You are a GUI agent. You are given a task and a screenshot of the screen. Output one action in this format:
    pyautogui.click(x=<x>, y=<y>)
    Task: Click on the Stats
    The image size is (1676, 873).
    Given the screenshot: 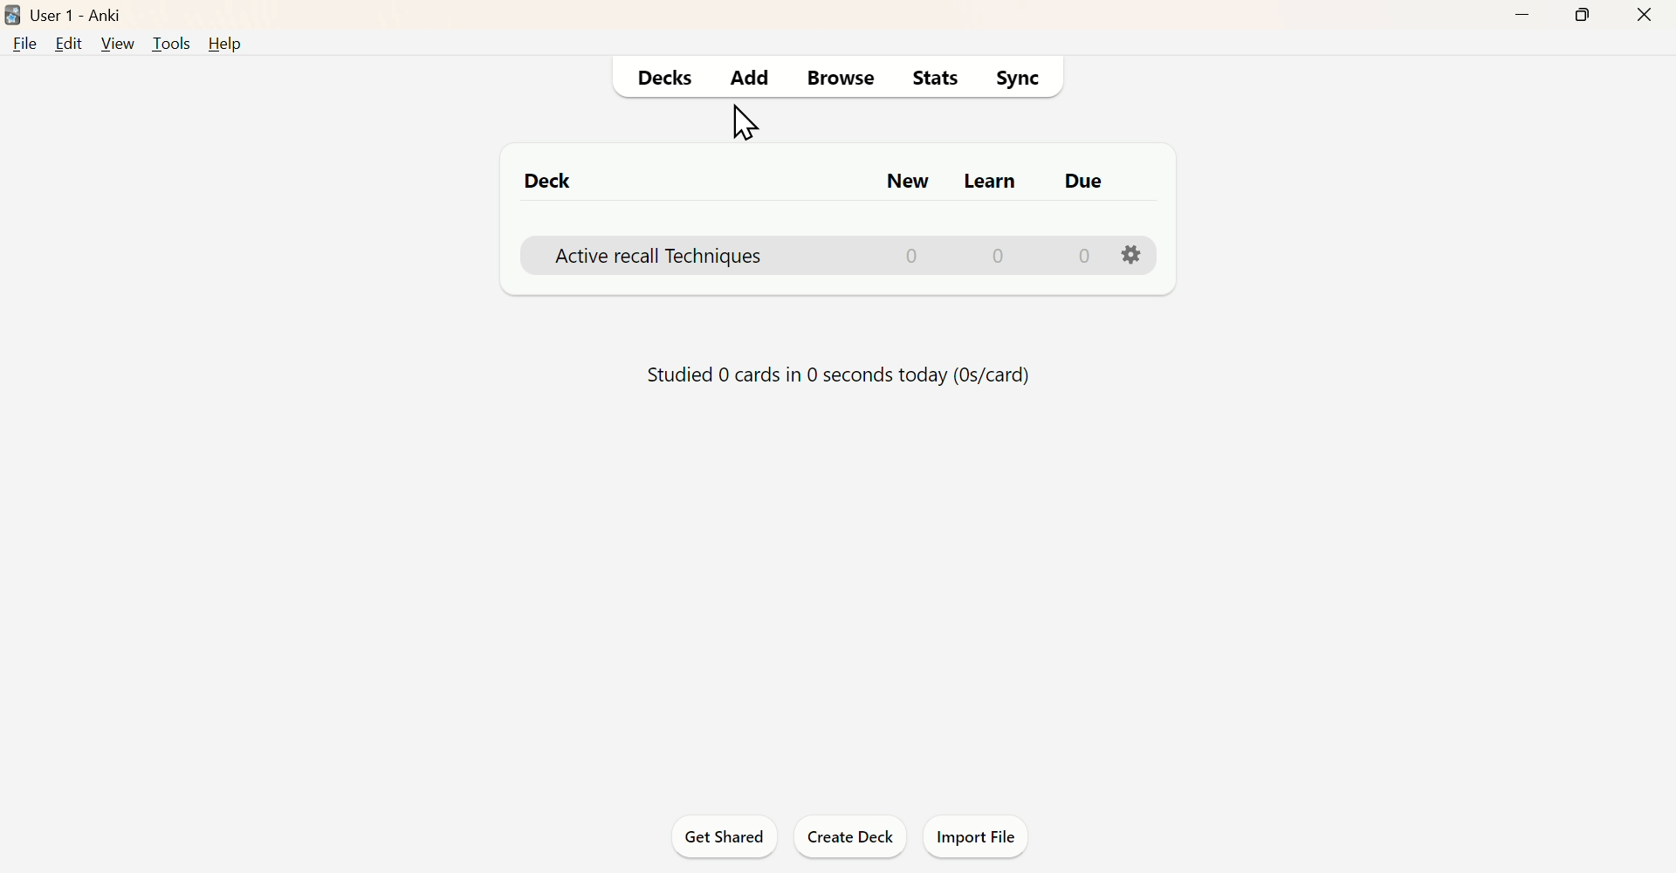 What is the action you would take?
    pyautogui.click(x=928, y=82)
    